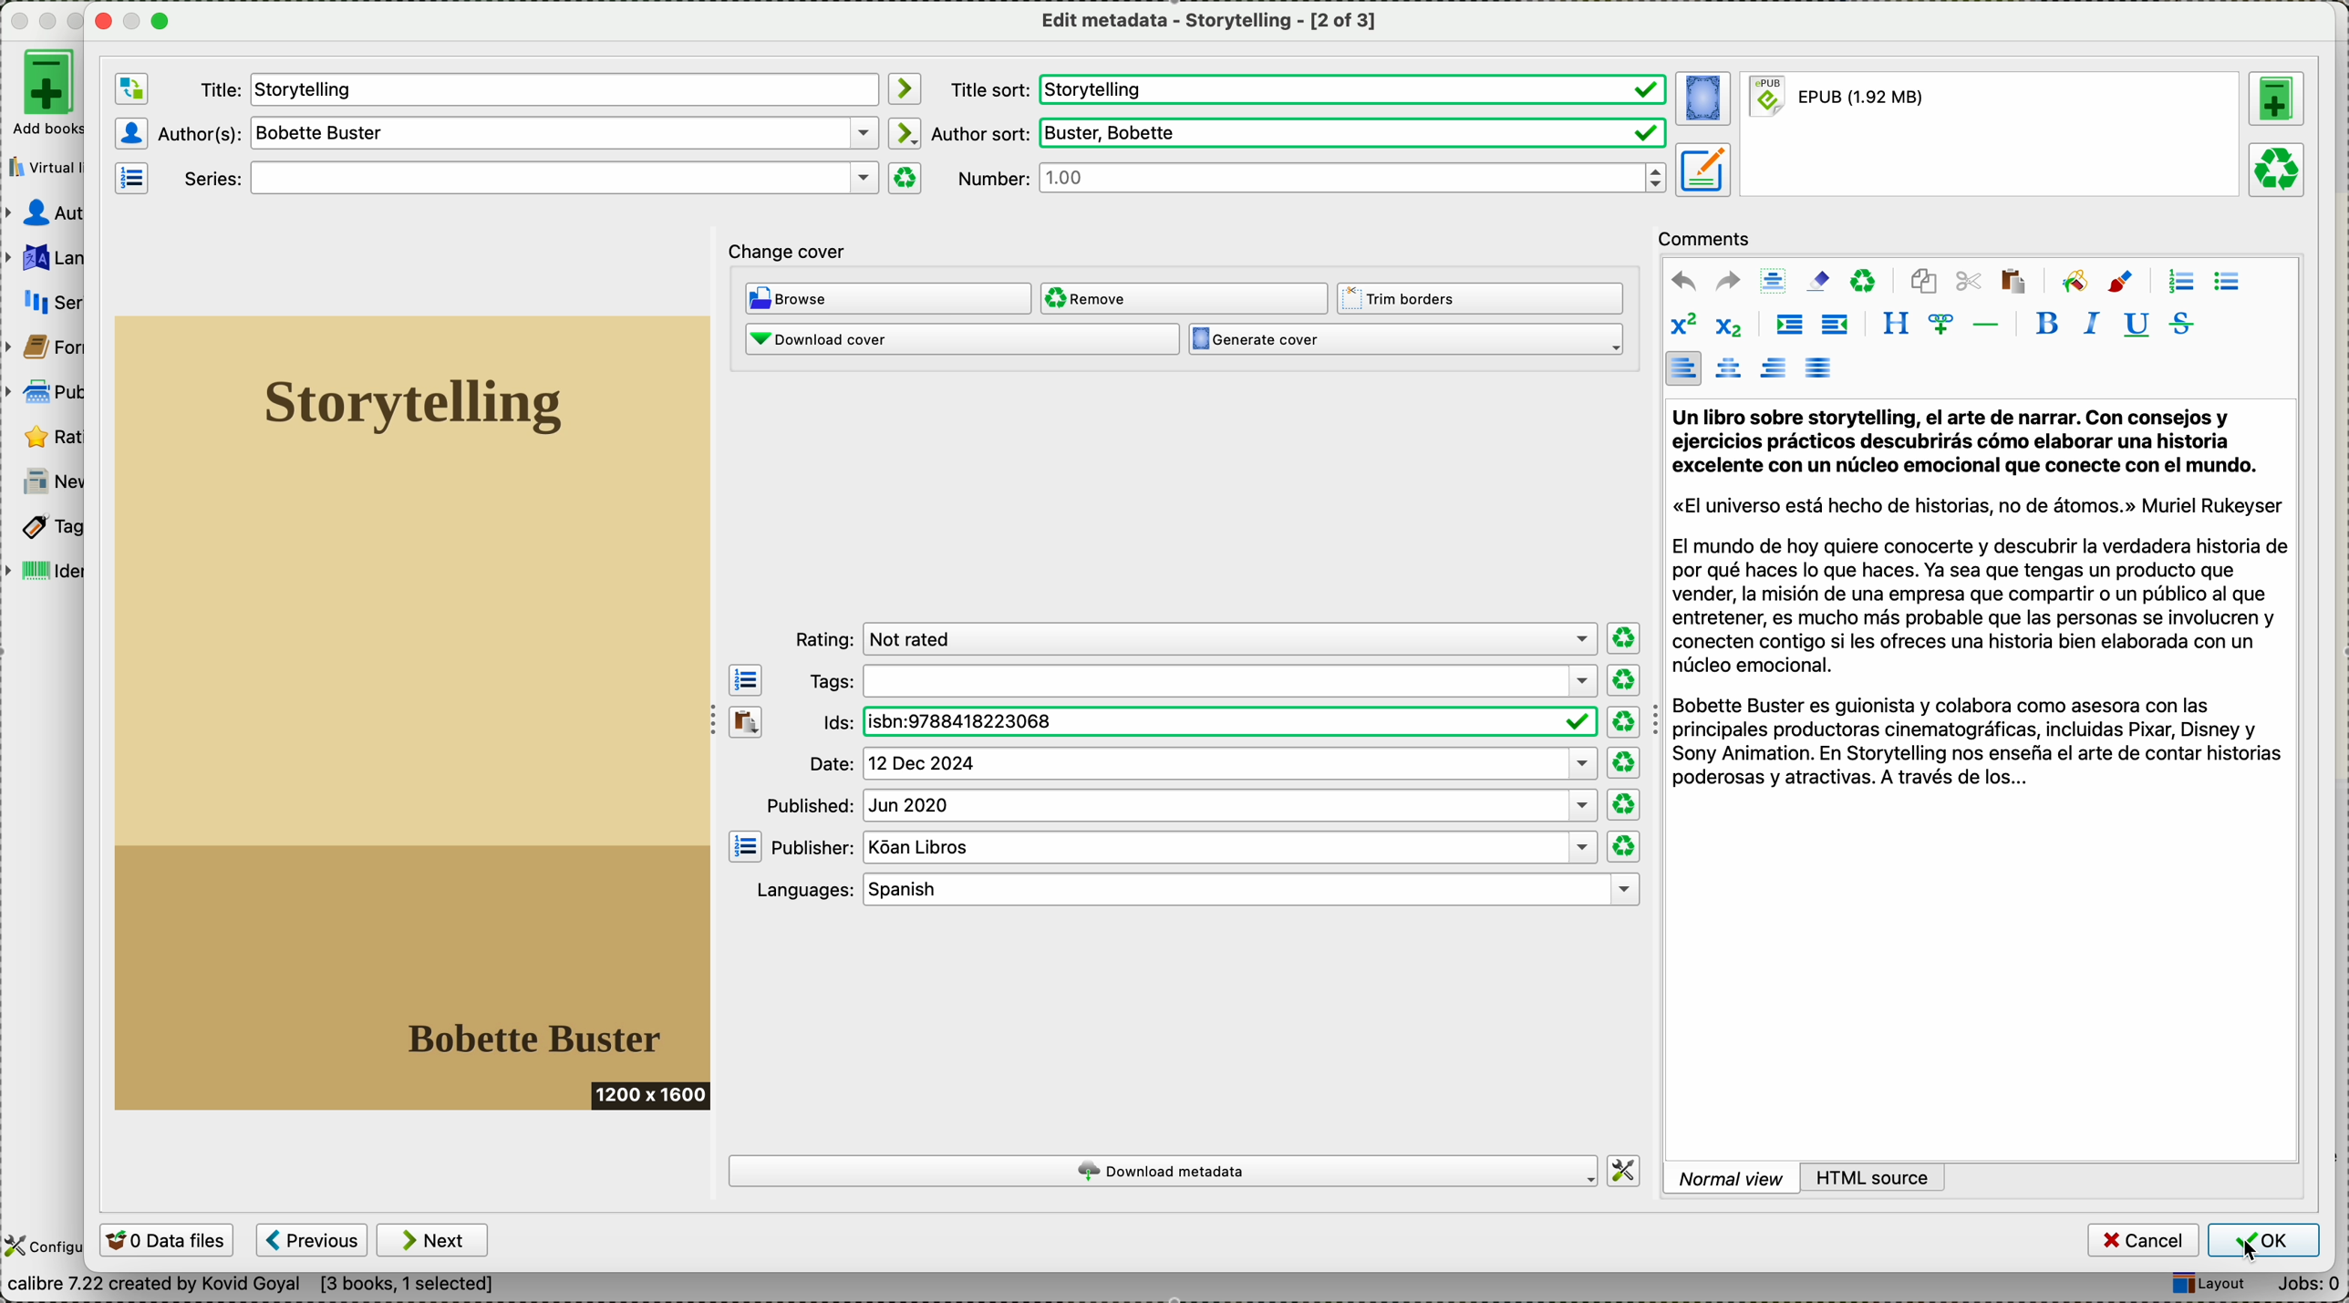  Describe the element at coordinates (1925, 284) in the screenshot. I see `copy` at that location.